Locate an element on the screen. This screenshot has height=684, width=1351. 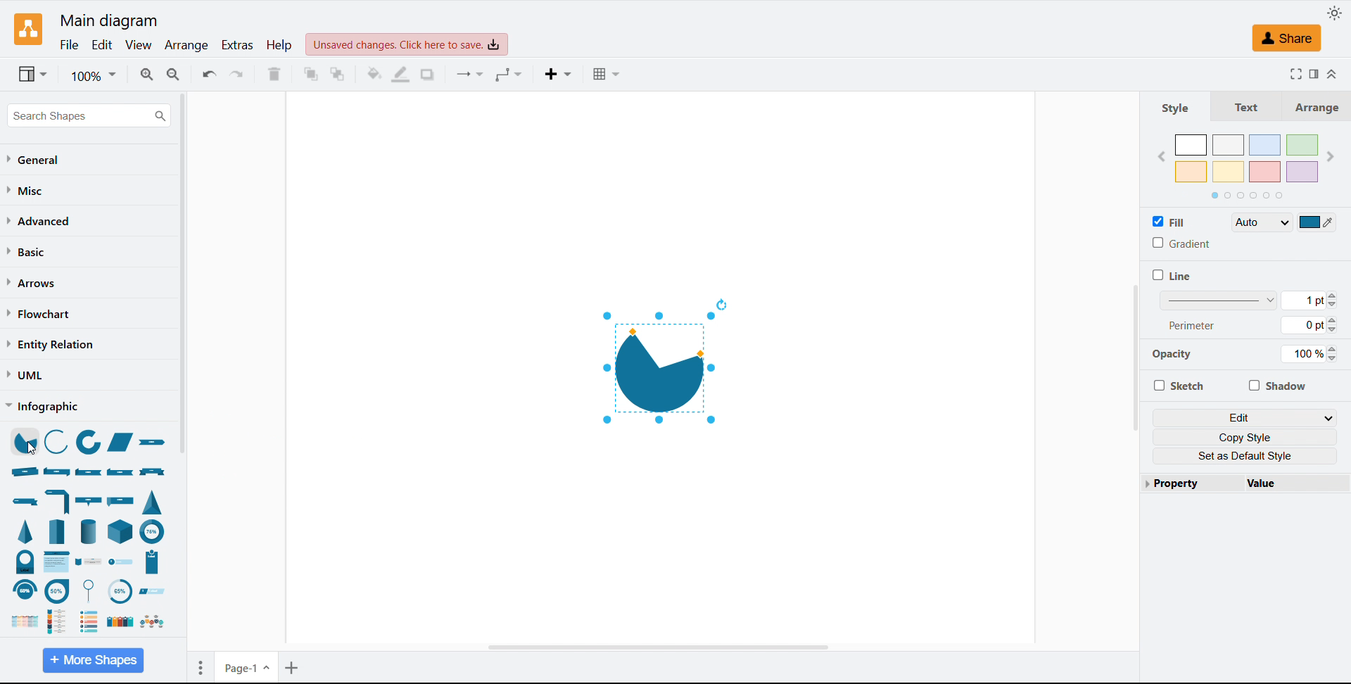
Shadow  is located at coordinates (1279, 385).